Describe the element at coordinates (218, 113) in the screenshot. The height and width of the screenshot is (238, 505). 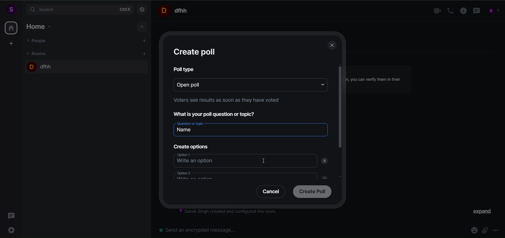
I see `question` at that location.